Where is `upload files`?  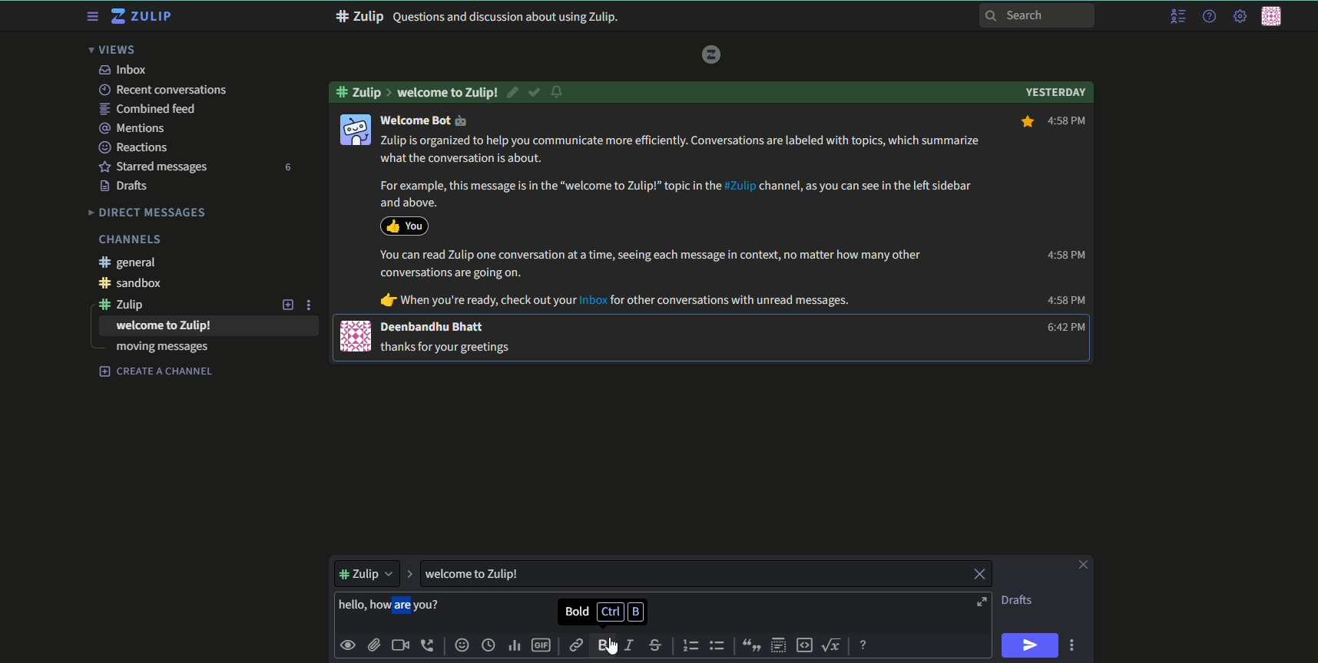
upload files is located at coordinates (373, 644).